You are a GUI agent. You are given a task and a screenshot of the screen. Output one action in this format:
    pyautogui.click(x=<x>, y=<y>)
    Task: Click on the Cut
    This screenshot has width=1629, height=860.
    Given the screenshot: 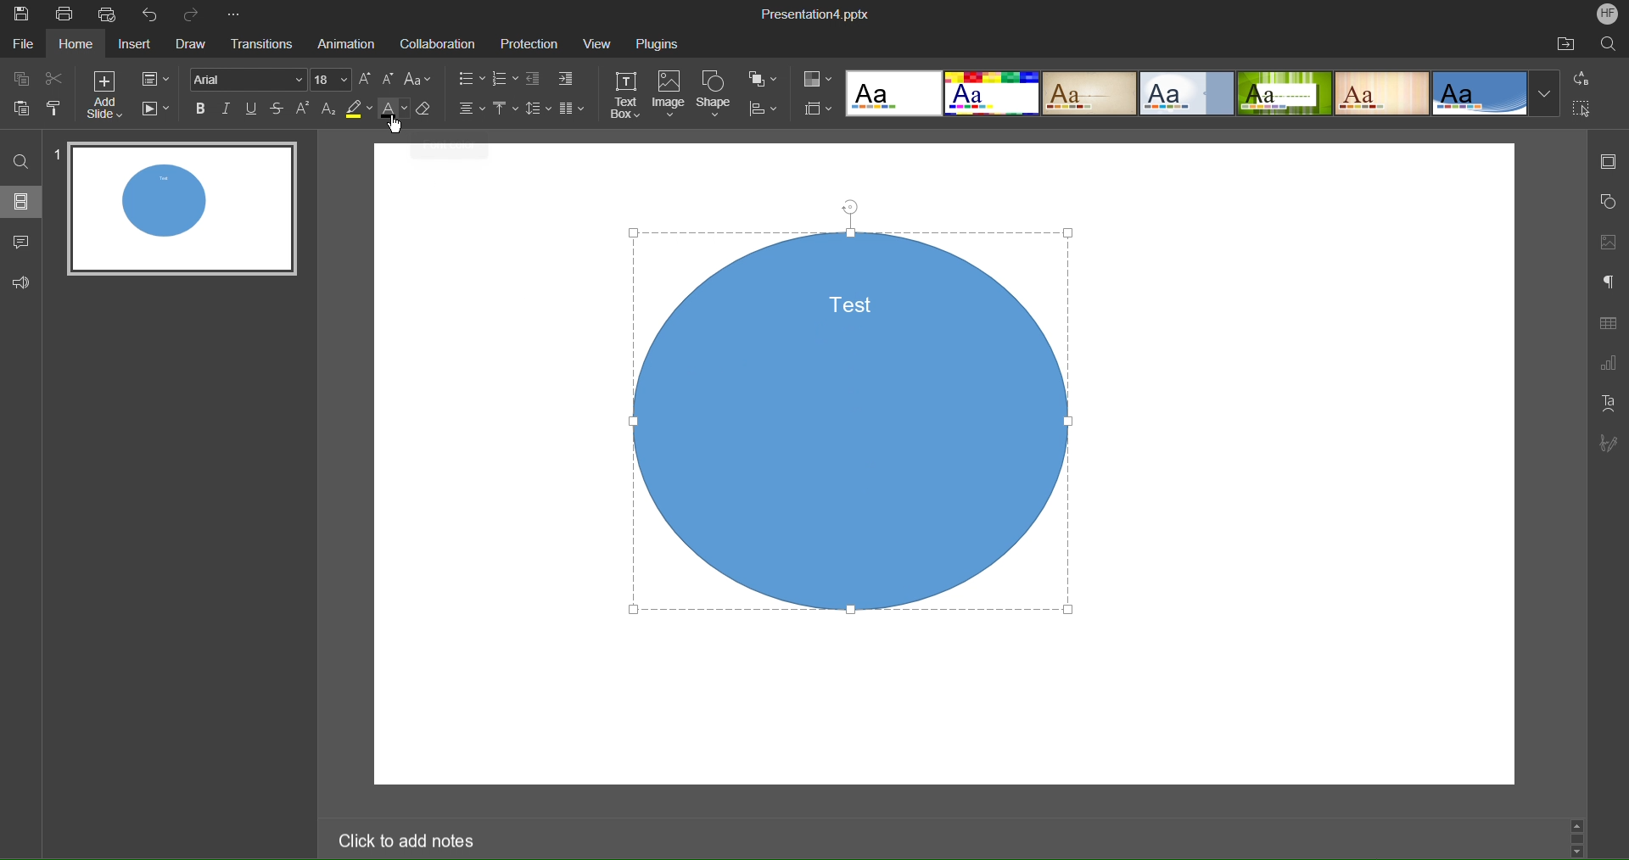 What is the action you would take?
    pyautogui.click(x=59, y=81)
    